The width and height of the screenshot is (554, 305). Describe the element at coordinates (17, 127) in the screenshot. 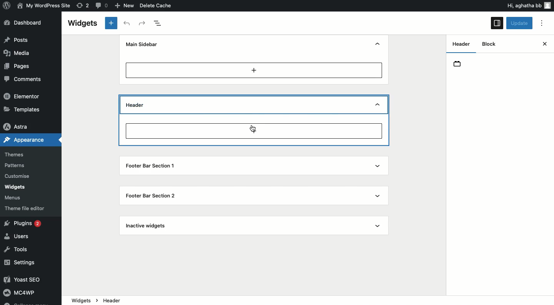

I see `Astra` at that location.